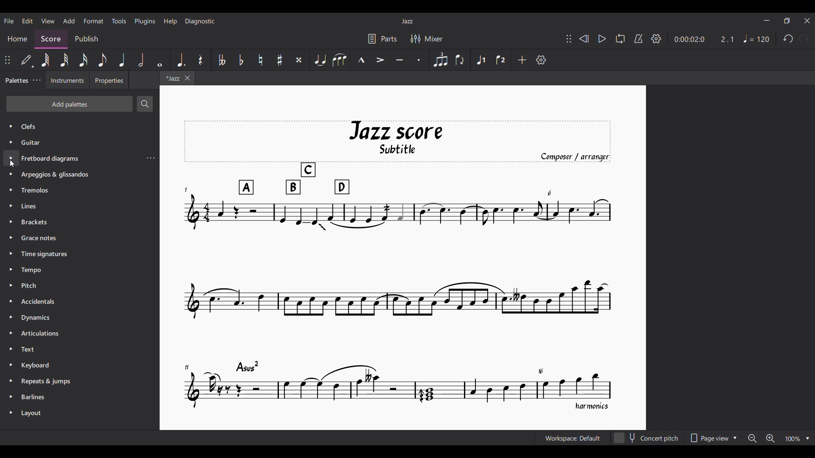 The width and height of the screenshot is (815, 458). What do you see at coordinates (109, 80) in the screenshot?
I see `Properties` at bounding box center [109, 80].